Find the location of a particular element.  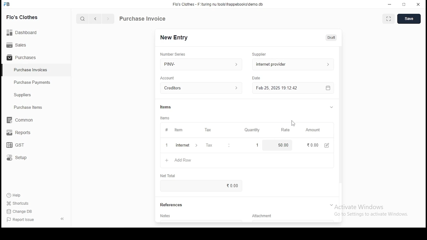

Attachment is located at coordinates (263, 217).